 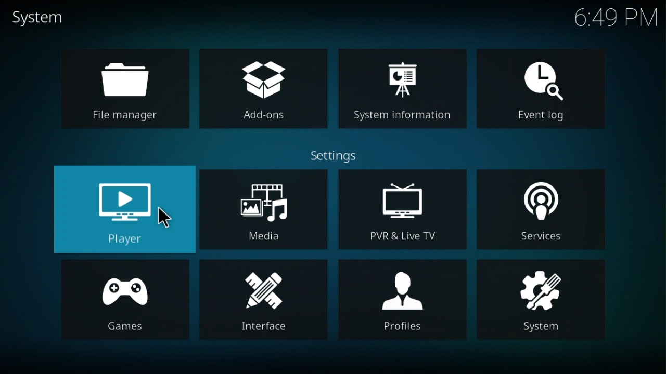 I want to click on Games, so click(x=124, y=299).